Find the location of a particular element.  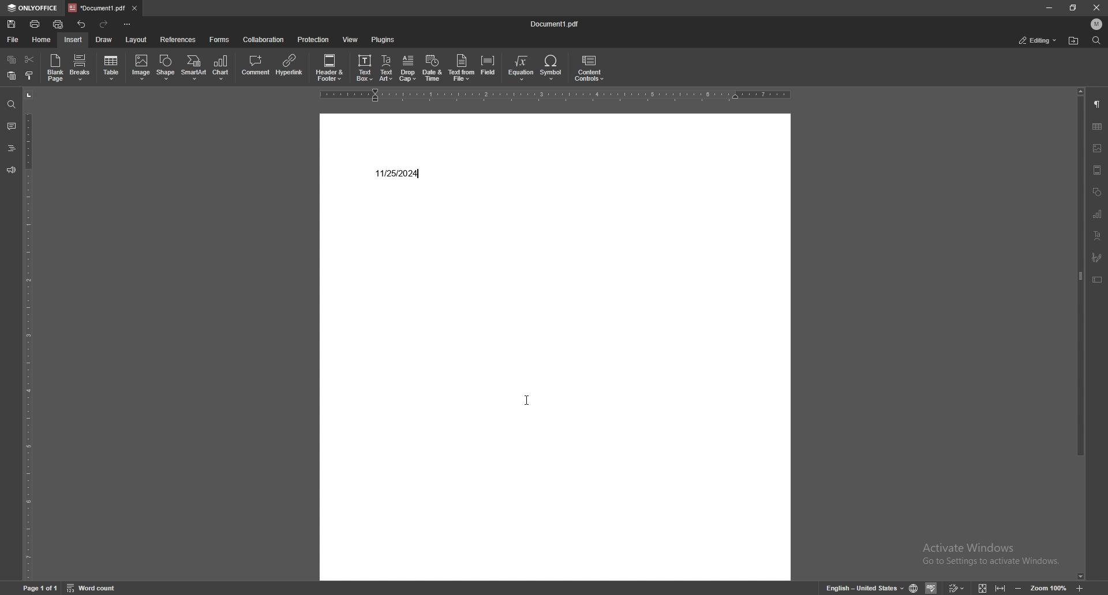

close tab is located at coordinates (134, 8).